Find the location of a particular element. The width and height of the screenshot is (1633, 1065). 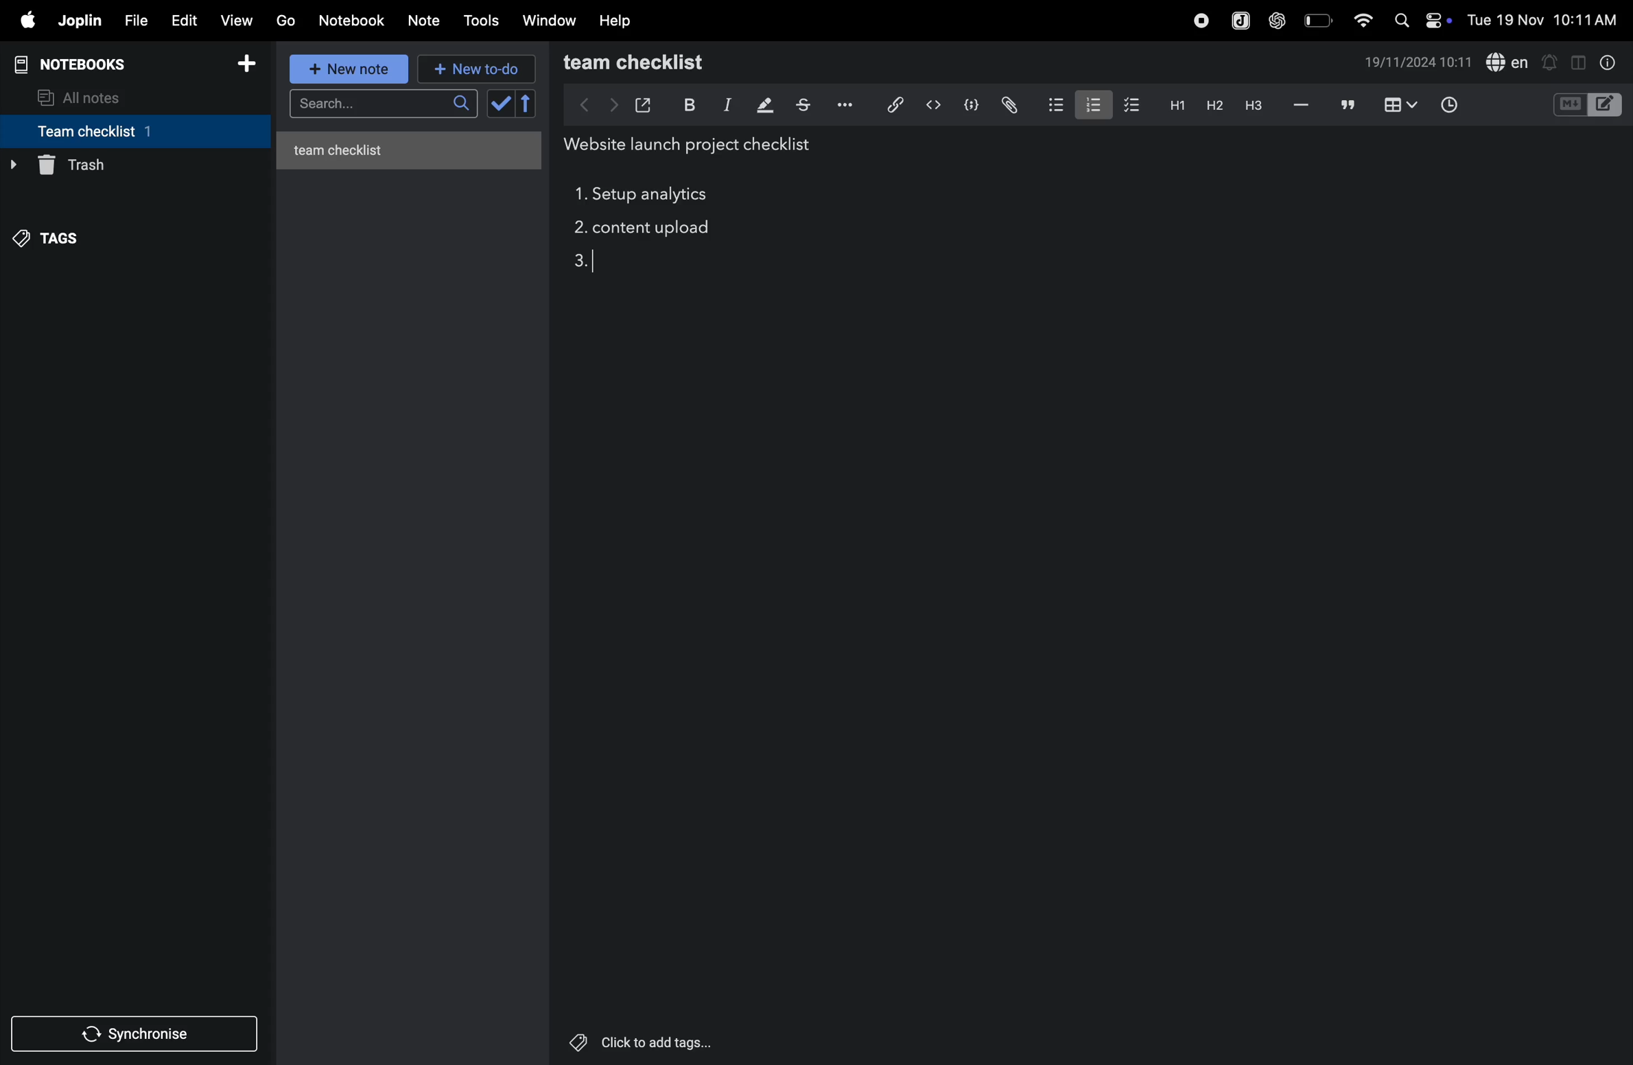

inline code is located at coordinates (933, 105).